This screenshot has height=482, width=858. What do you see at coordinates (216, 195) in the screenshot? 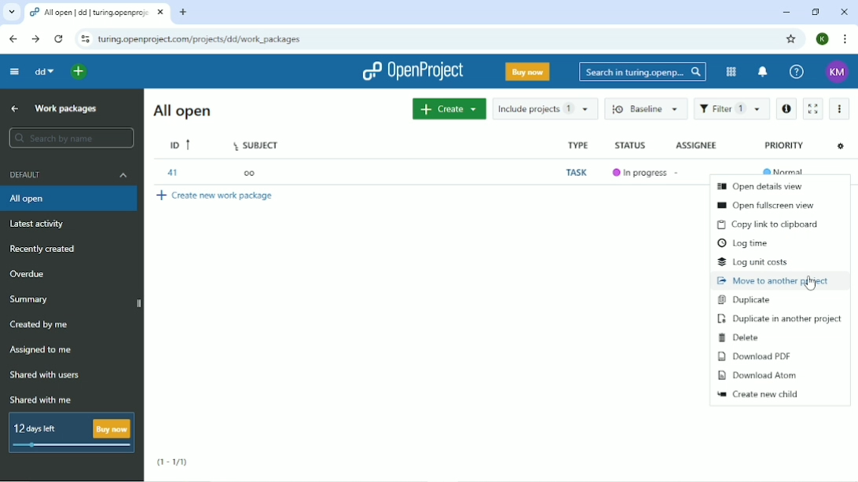
I see `Create new work package` at bounding box center [216, 195].